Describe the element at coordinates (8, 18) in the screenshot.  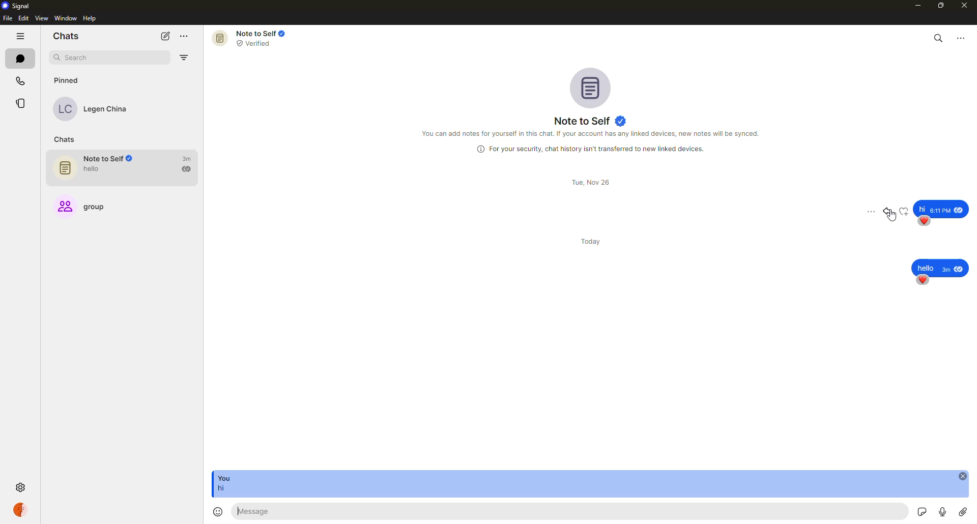
I see `file` at that location.